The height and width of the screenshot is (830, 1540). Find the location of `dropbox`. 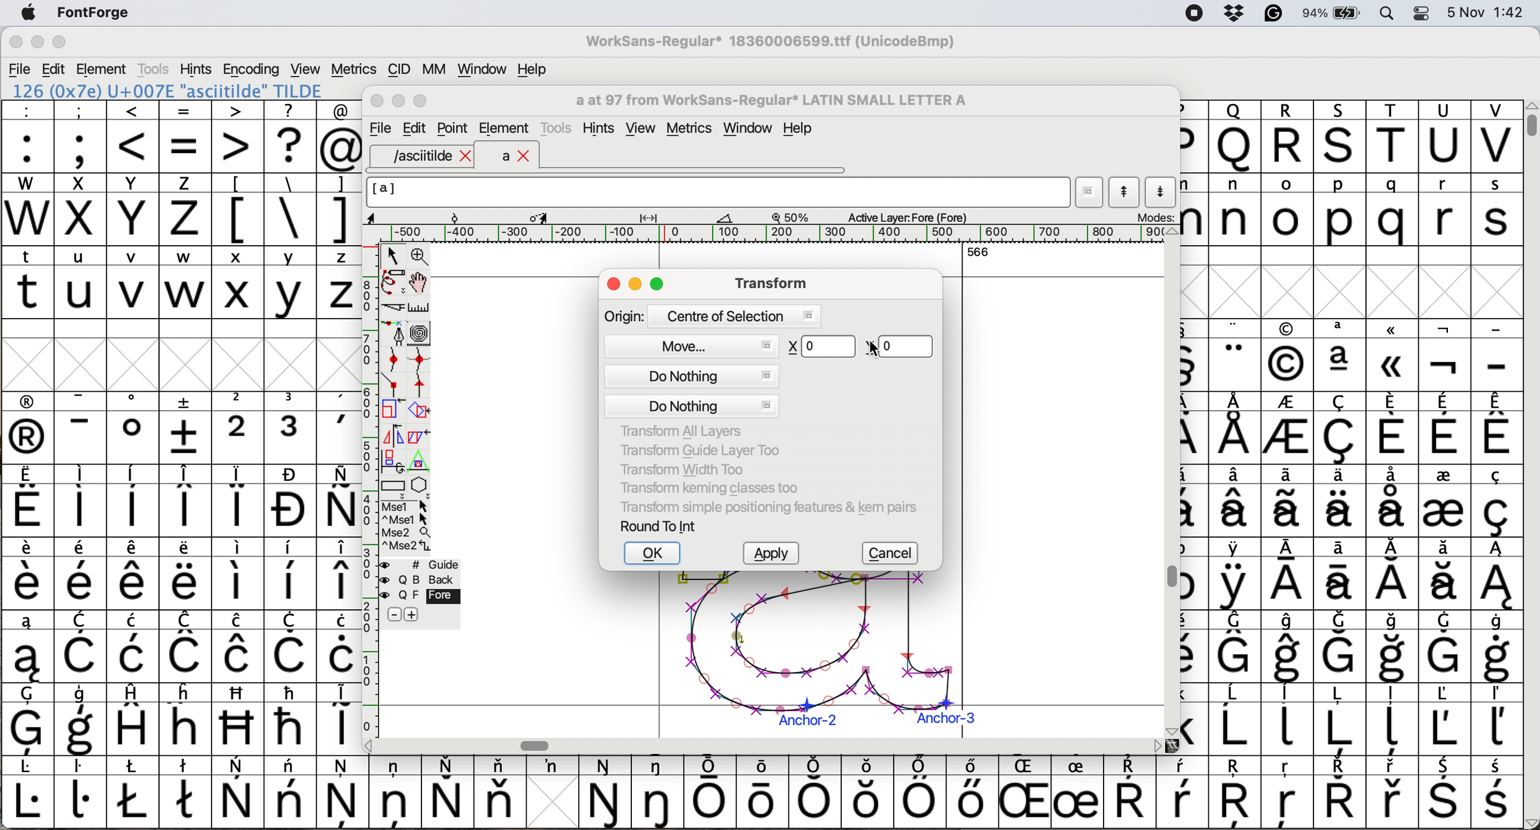

dropbox is located at coordinates (1230, 13).